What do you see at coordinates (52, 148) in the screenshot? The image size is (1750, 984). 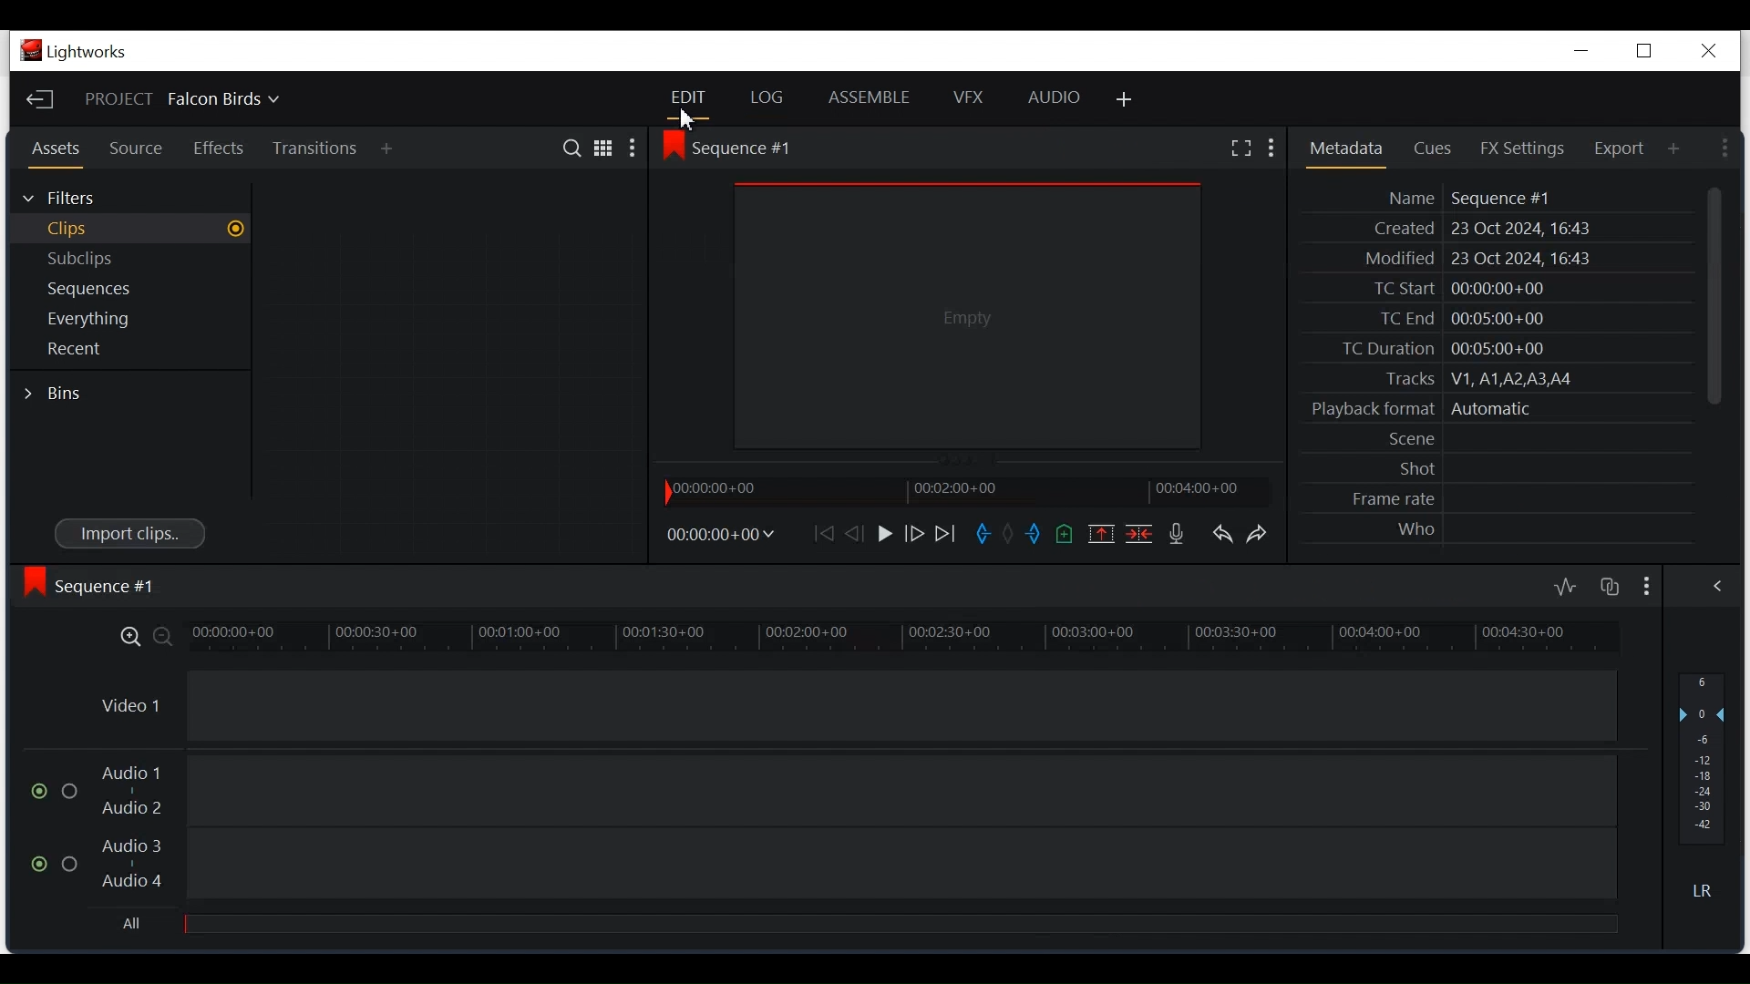 I see `Assets Panel` at bounding box center [52, 148].